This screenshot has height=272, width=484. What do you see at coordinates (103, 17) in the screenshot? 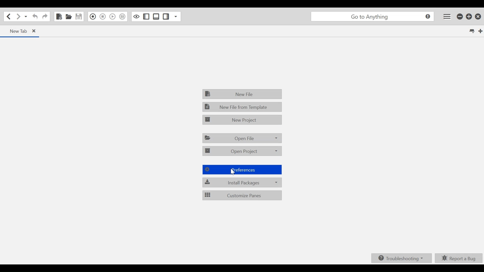
I see `Stop Recording Macro` at bounding box center [103, 17].